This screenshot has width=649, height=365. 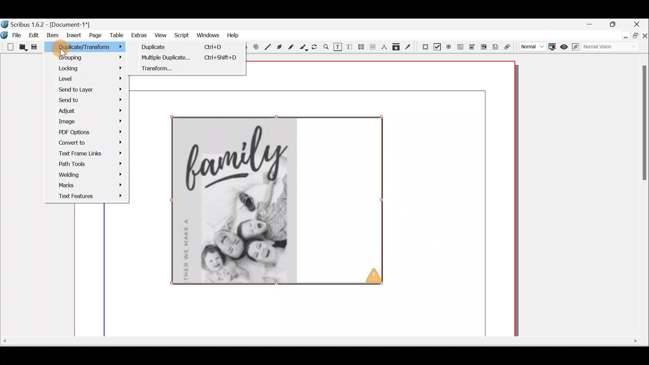 What do you see at coordinates (90, 142) in the screenshot?
I see `Convert to` at bounding box center [90, 142].